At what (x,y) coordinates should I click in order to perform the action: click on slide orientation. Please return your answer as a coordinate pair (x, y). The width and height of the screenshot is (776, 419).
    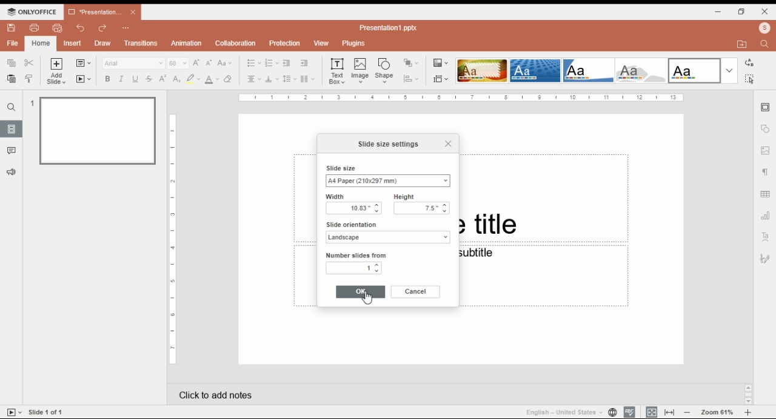
    Looking at the image, I should click on (384, 225).